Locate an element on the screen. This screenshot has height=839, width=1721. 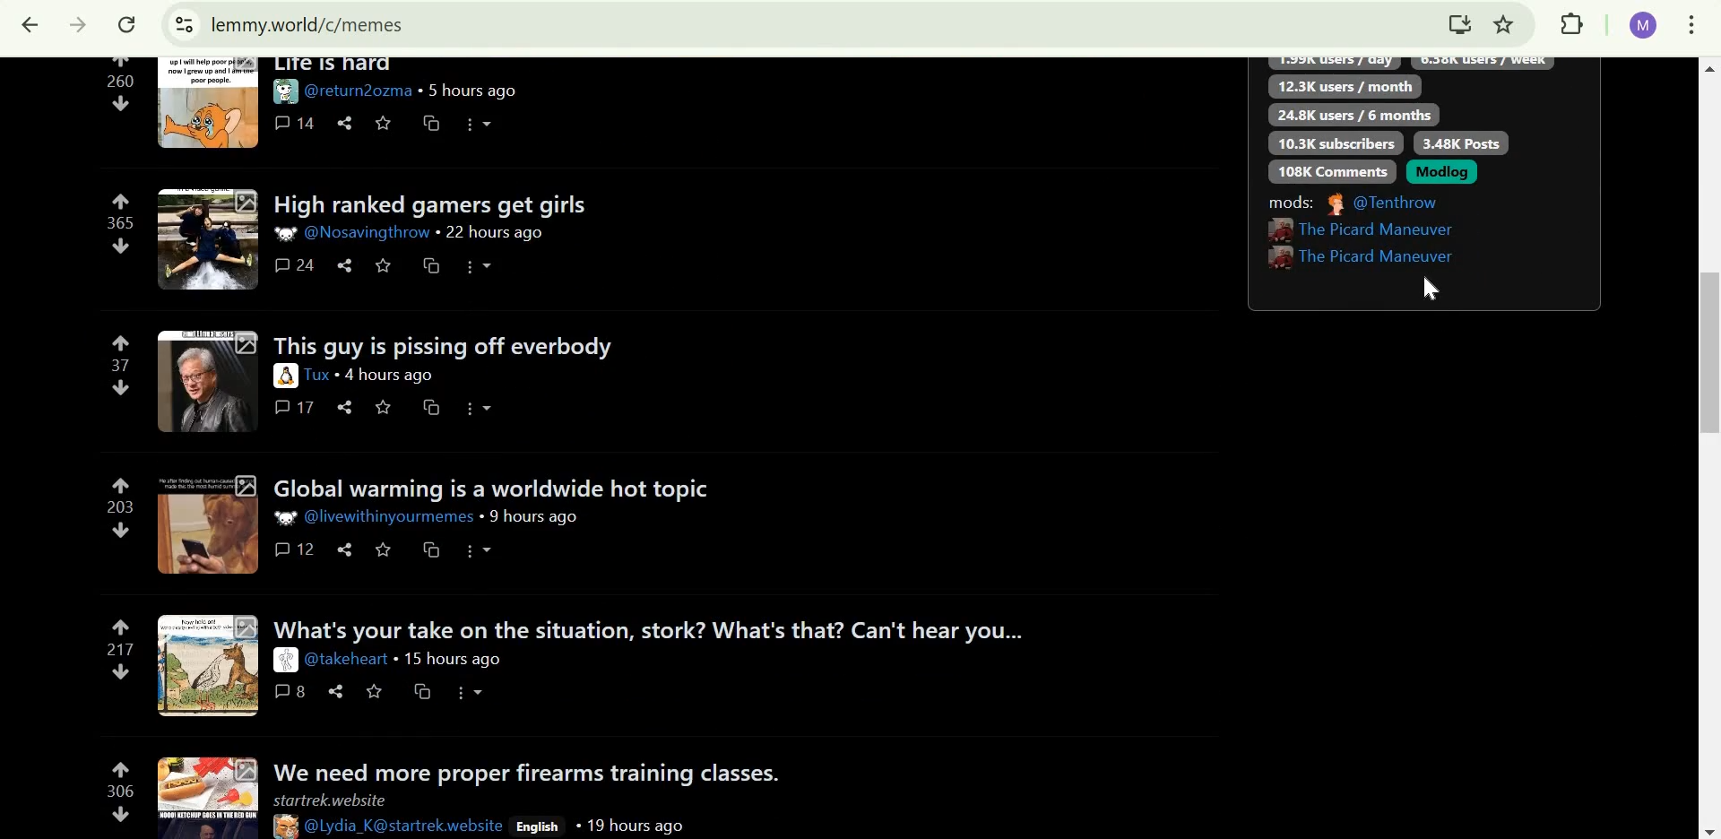
user ID is located at coordinates (359, 91).